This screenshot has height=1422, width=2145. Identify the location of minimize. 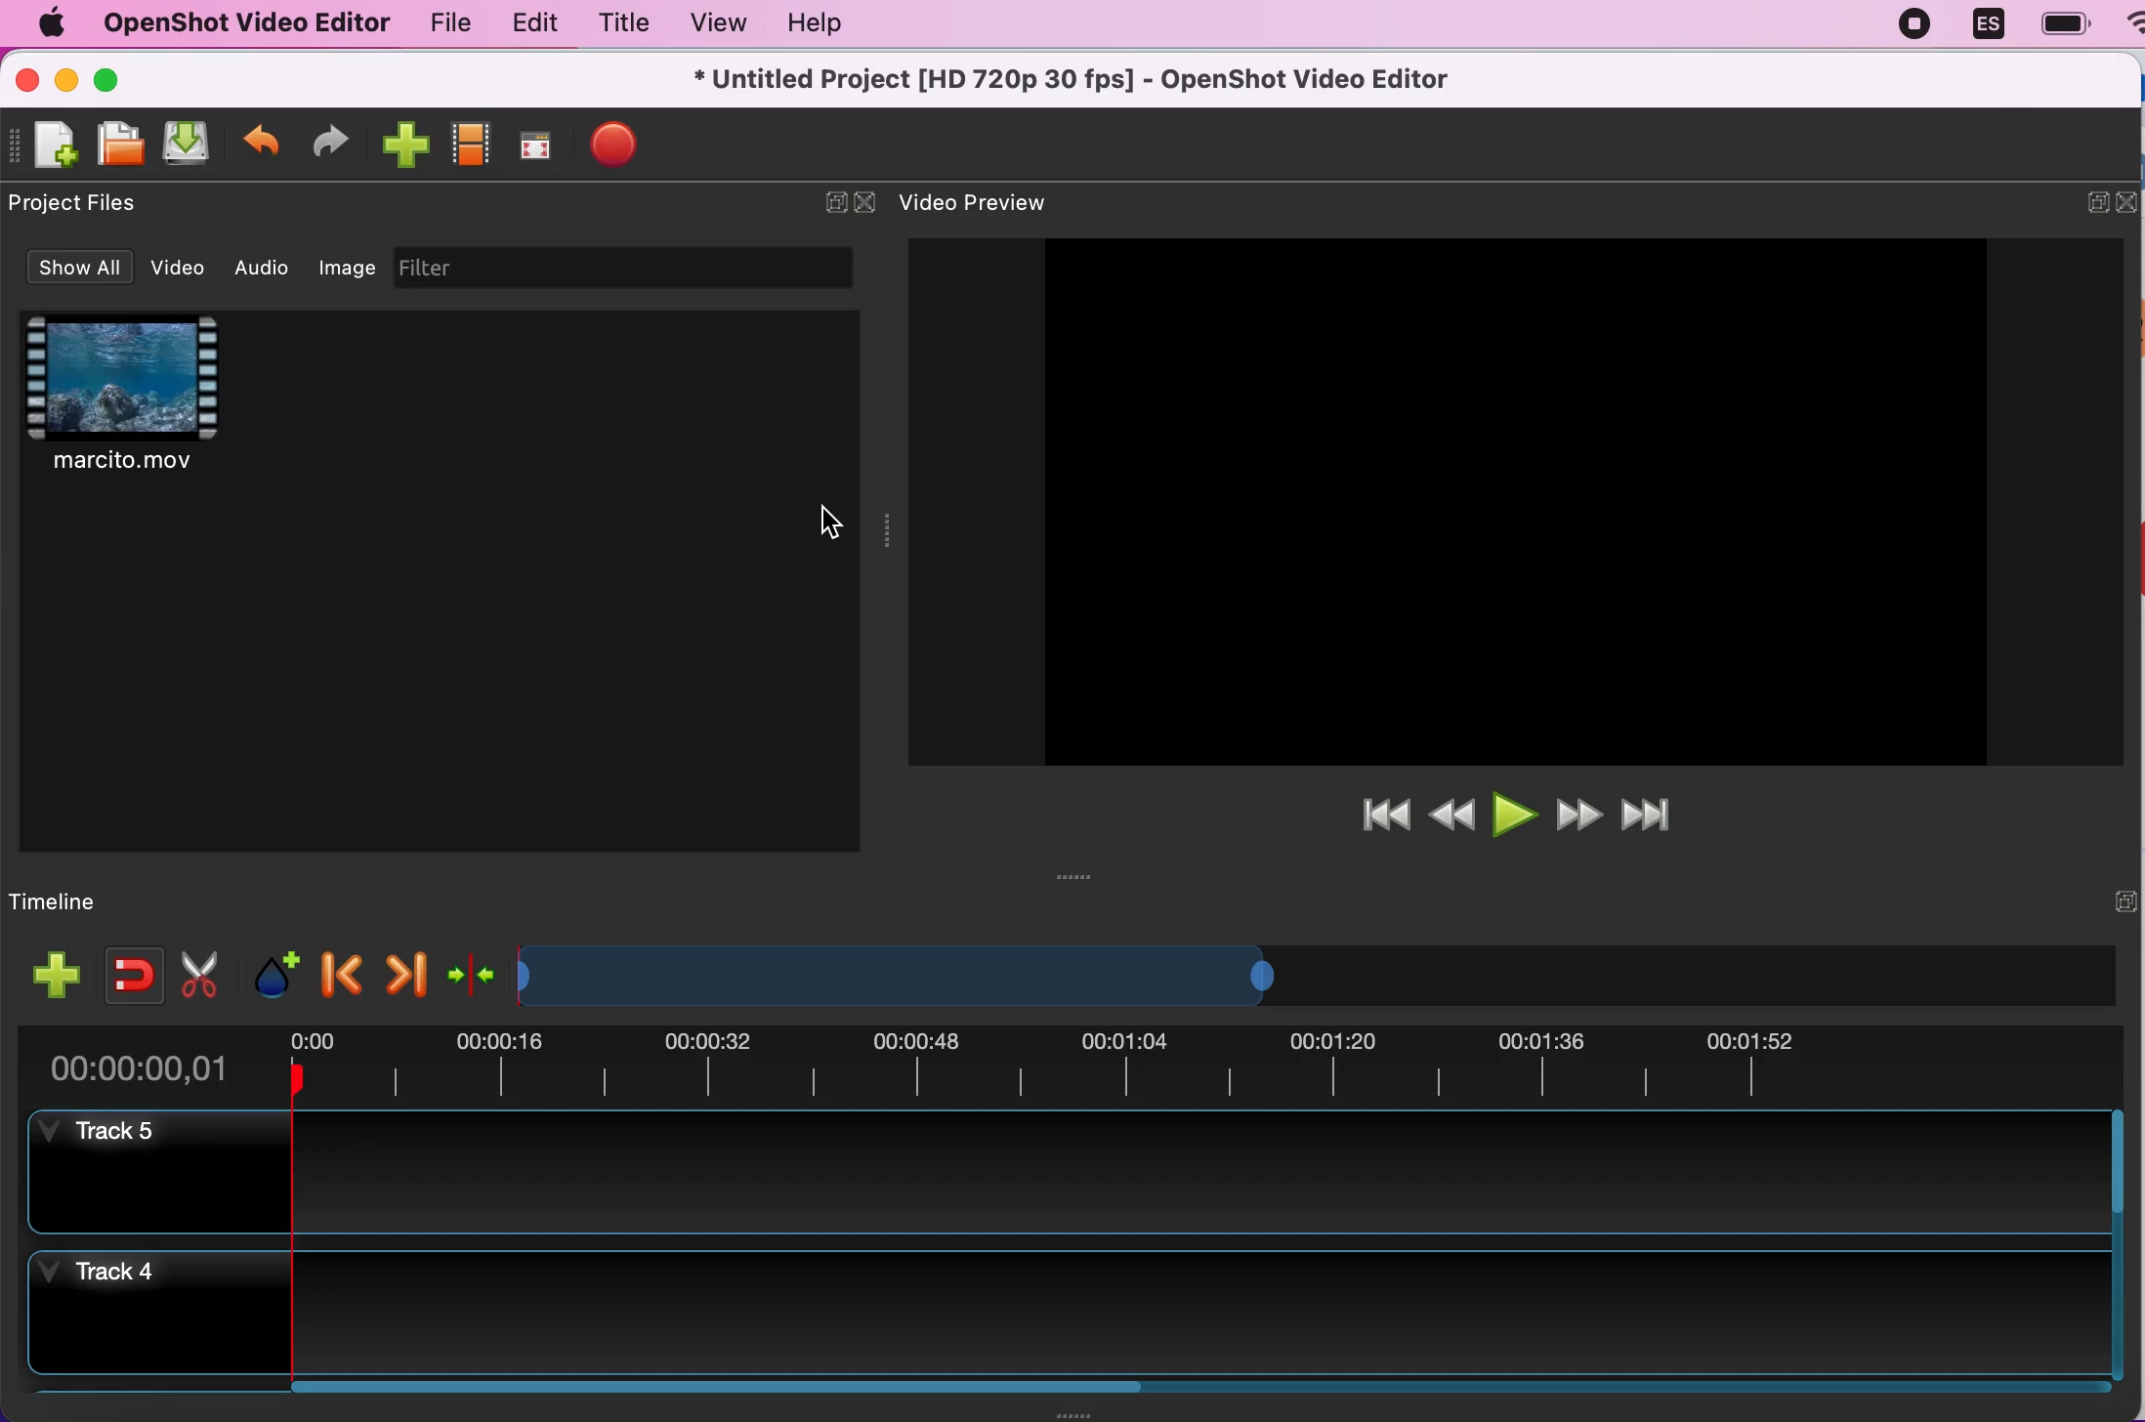
(68, 83).